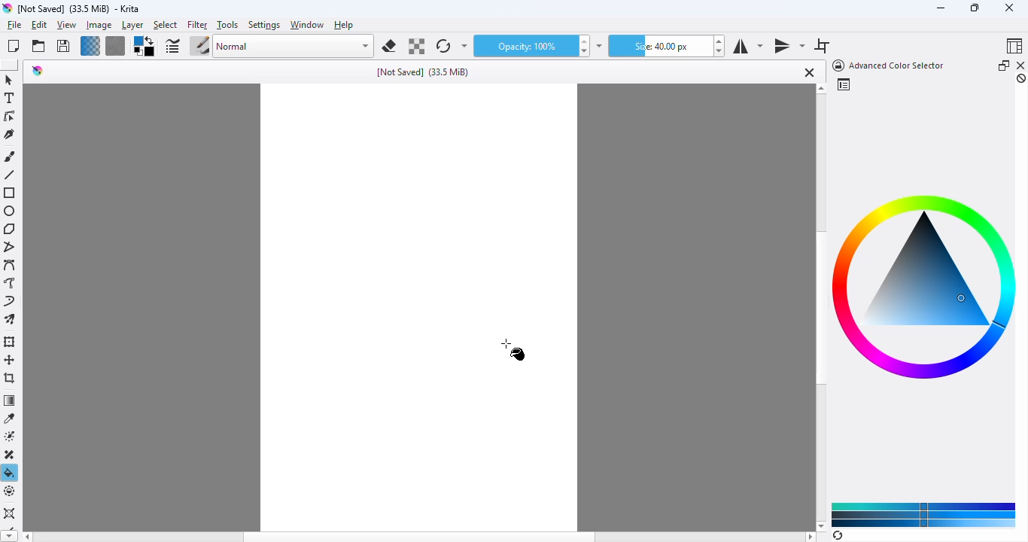 Image resolution: width=1028 pixels, height=542 pixels. What do you see at coordinates (415, 309) in the screenshot?
I see `canvas` at bounding box center [415, 309].